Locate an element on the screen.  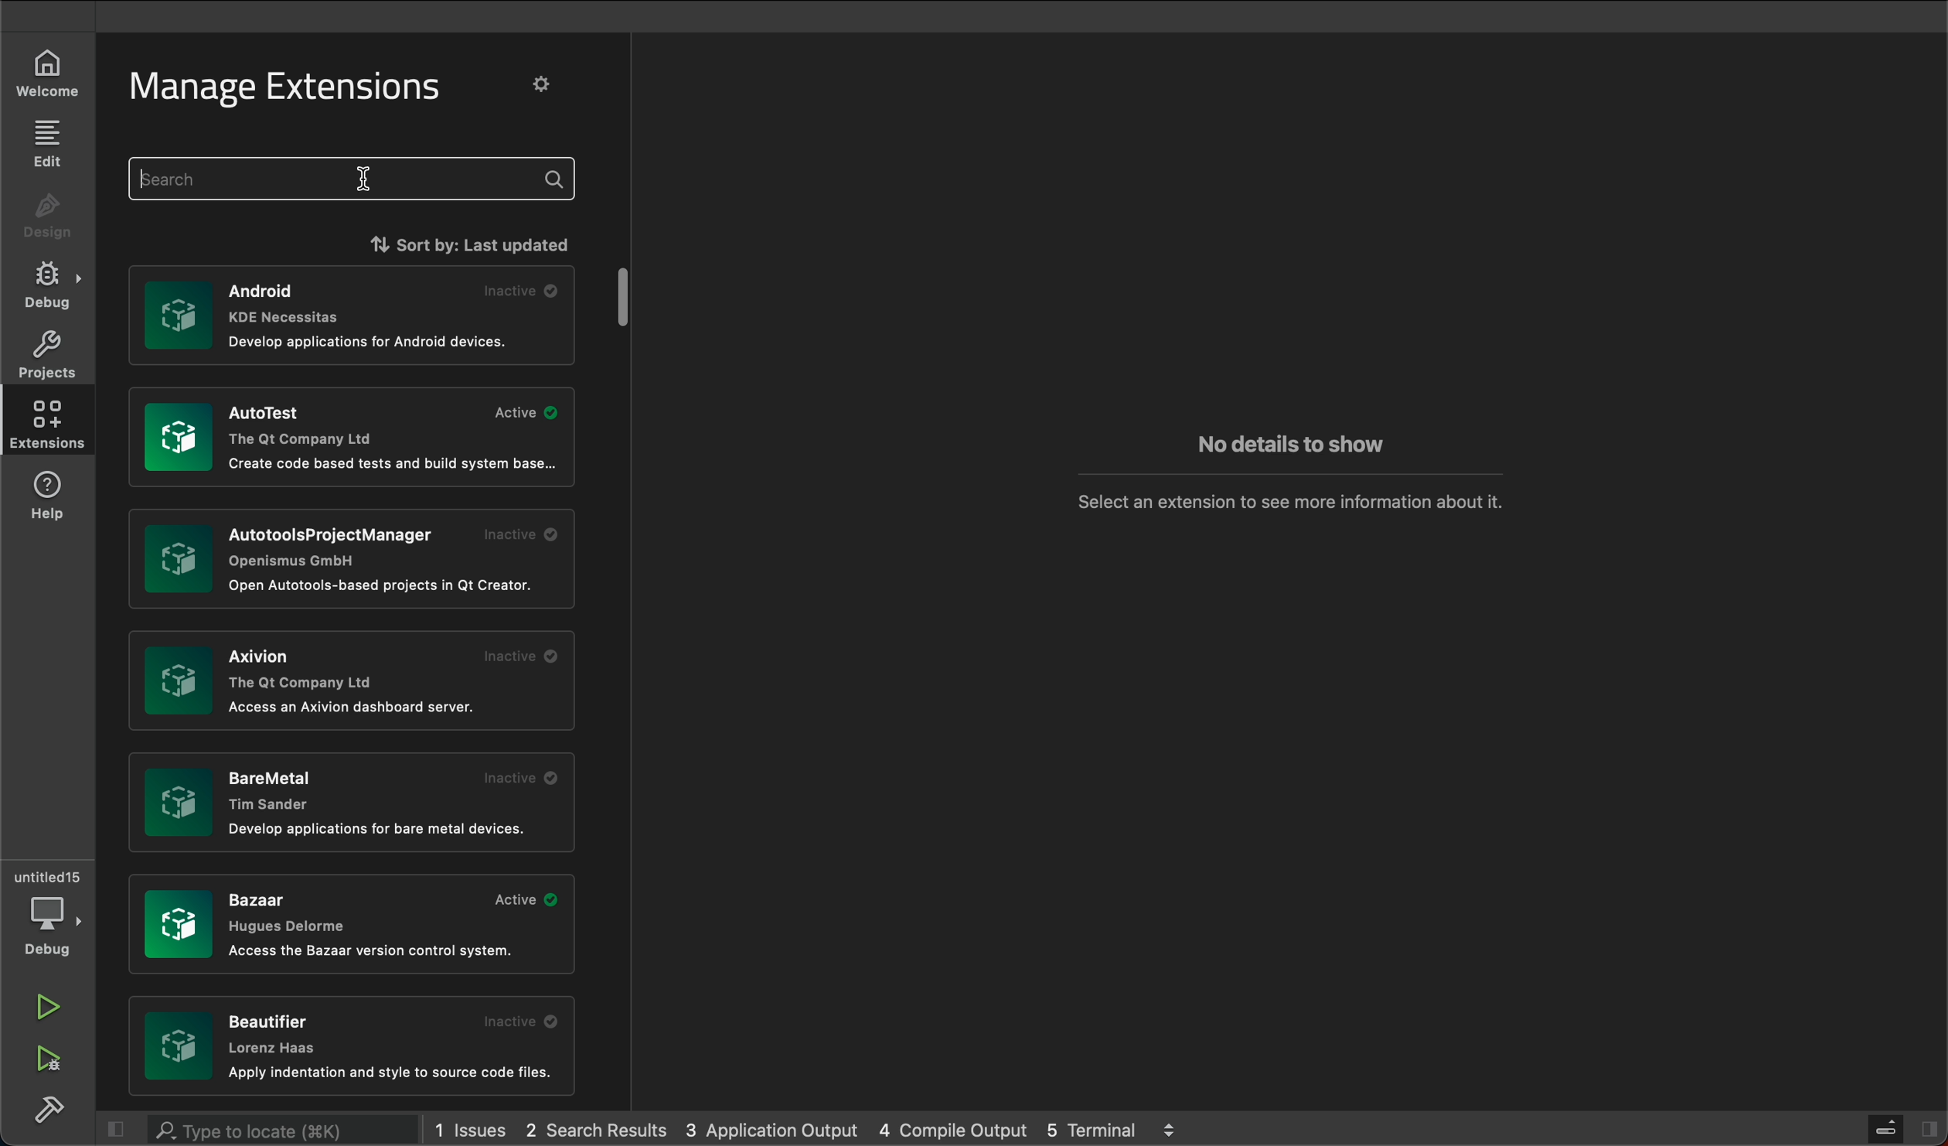
extension text is located at coordinates (281, 785).